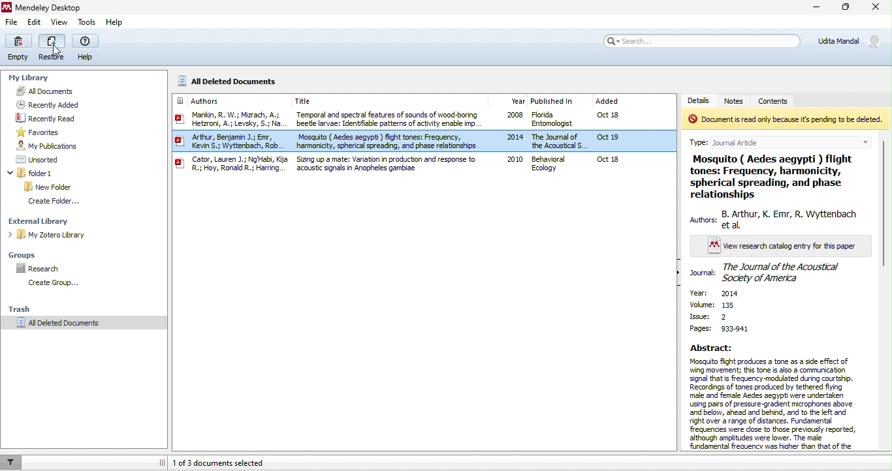 The image size is (892, 471). Describe the element at coordinates (773, 397) in the screenshot. I see `Abstract:

Mosquito fight produces a tone as a side effect of
wing movement; ths tone is also a communication
sina that is frequency-modulated during courtship.
Recordings of tones produced by tethered flying
male and female Aedes aegypti were undertaken
using pairs of pressure gradient microphones above
and below, ahead and behind, and to the left and
right over a range of distances. Fundamental
frequencies were dose to those previously reported,
although amplitudes vere lower. The male
fundamental frequency was hicher than that of the.` at that location.